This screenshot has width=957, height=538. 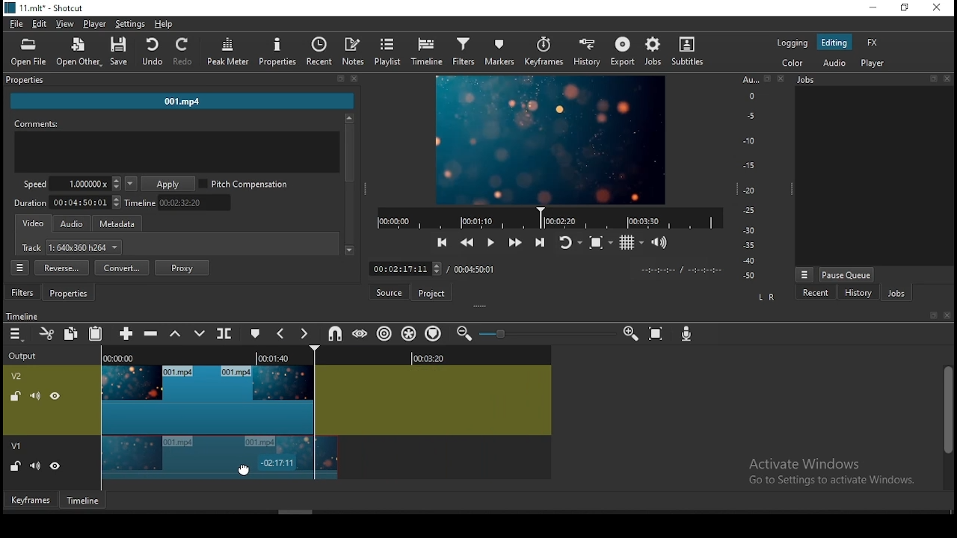 What do you see at coordinates (182, 268) in the screenshot?
I see `proxy` at bounding box center [182, 268].